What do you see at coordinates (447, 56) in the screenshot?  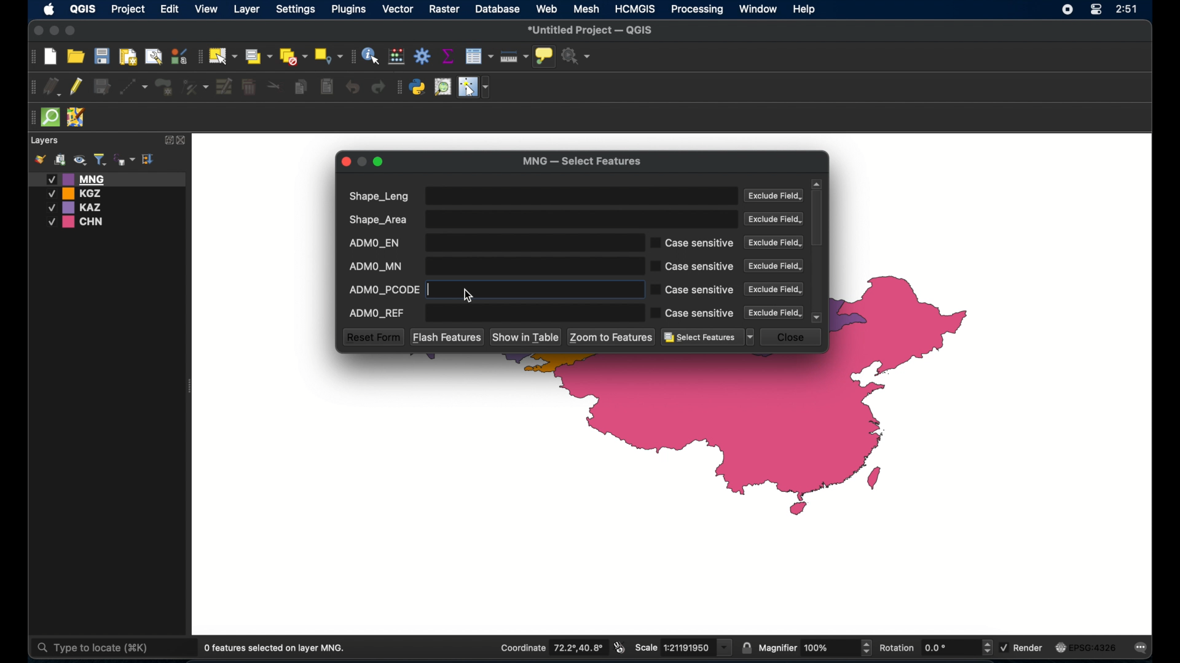 I see `show statistical summary` at bounding box center [447, 56].